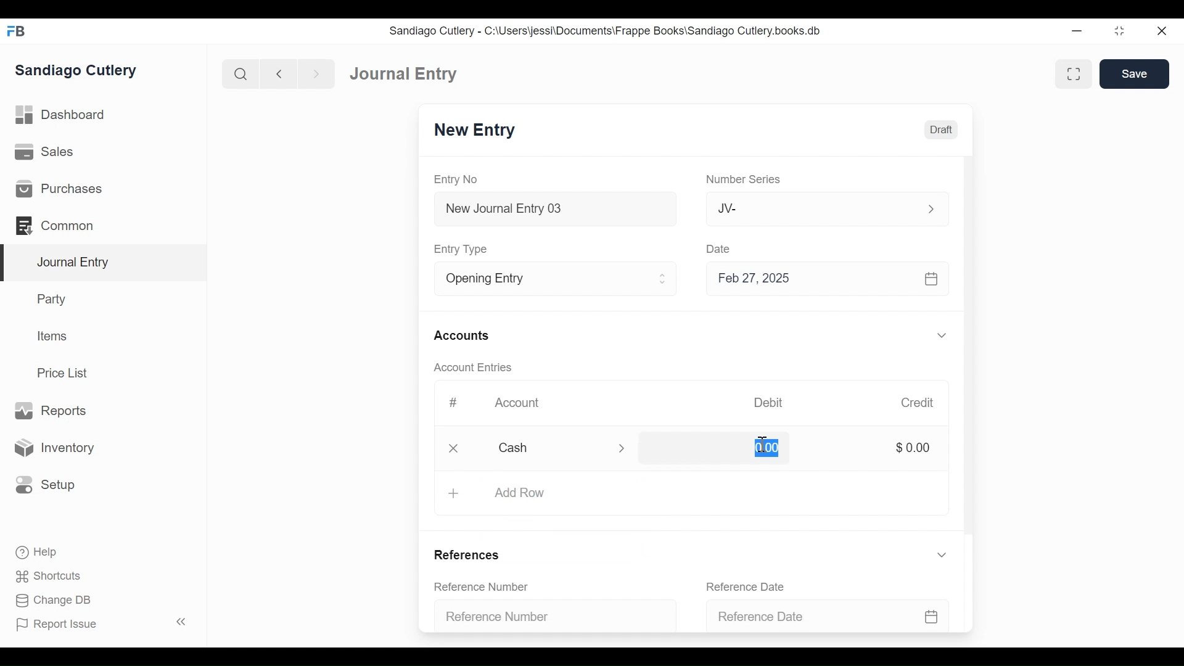 Image resolution: width=1184 pixels, height=666 pixels. Describe the element at coordinates (51, 335) in the screenshot. I see `Items` at that location.